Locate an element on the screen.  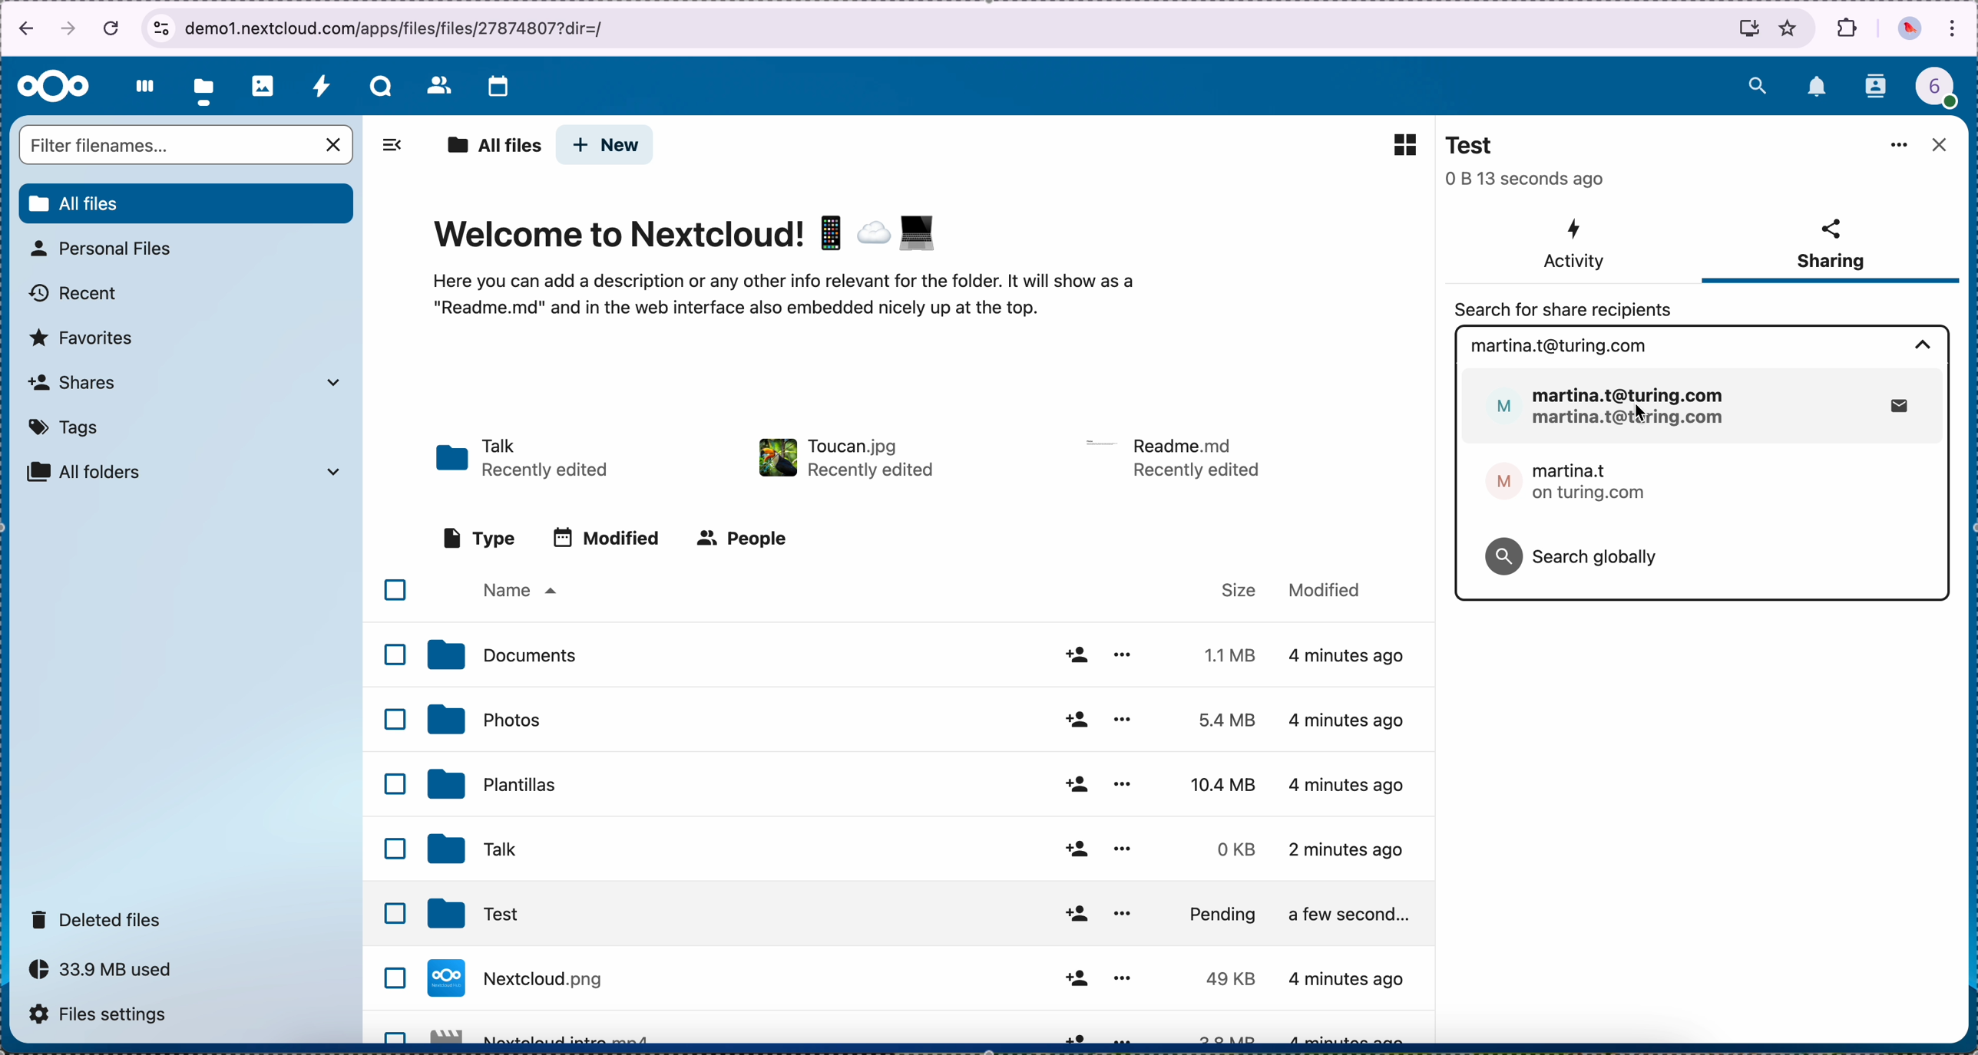
photos folder is located at coordinates (923, 720).